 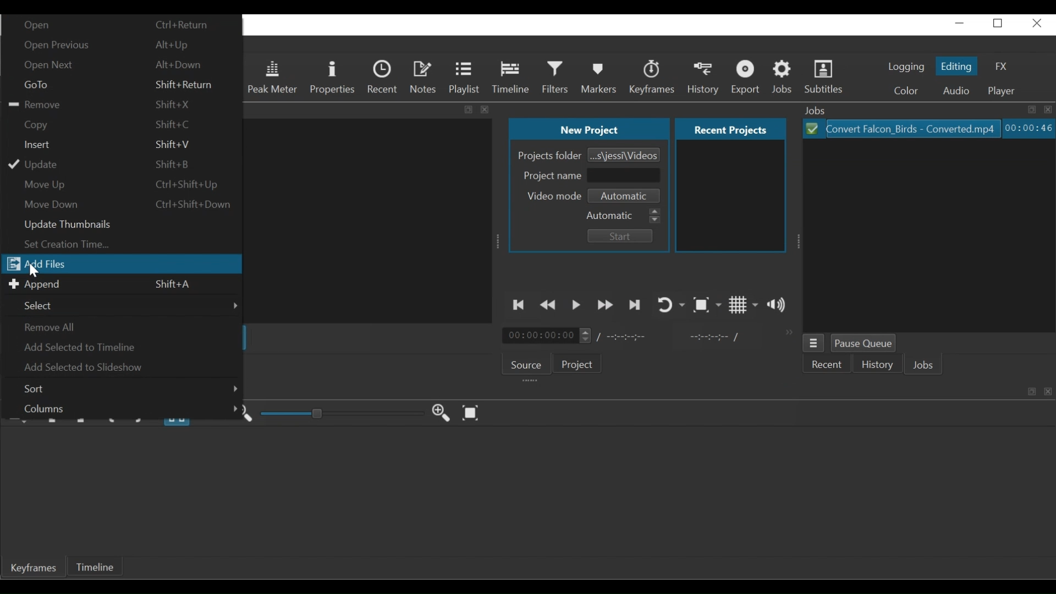 I want to click on History, so click(x=877, y=363).